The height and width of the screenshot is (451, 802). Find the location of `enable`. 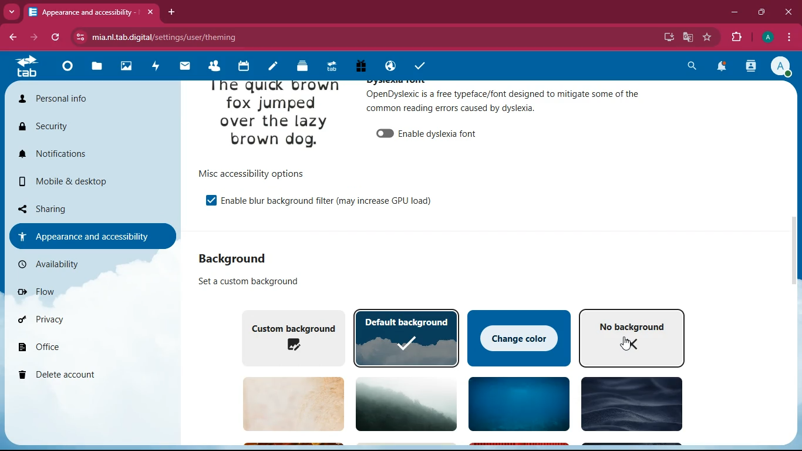

enable is located at coordinates (327, 200).